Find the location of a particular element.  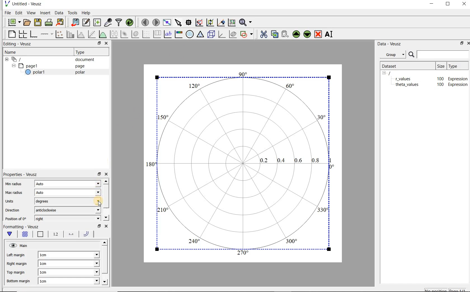

plot key is located at coordinates (158, 34).